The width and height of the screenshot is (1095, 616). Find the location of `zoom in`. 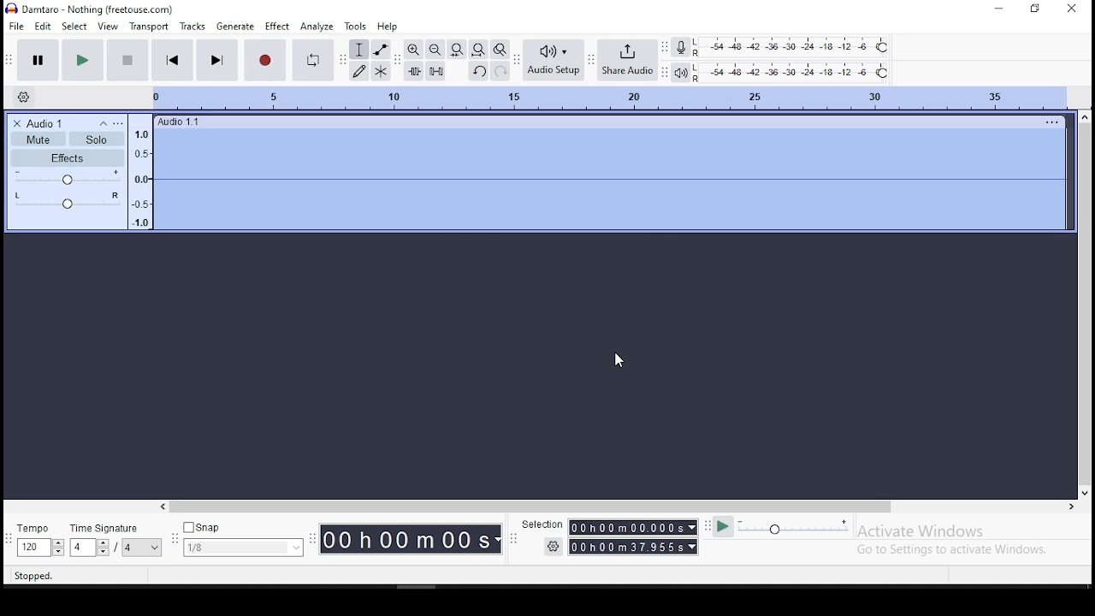

zoom in is located at coordinates (414, 49).